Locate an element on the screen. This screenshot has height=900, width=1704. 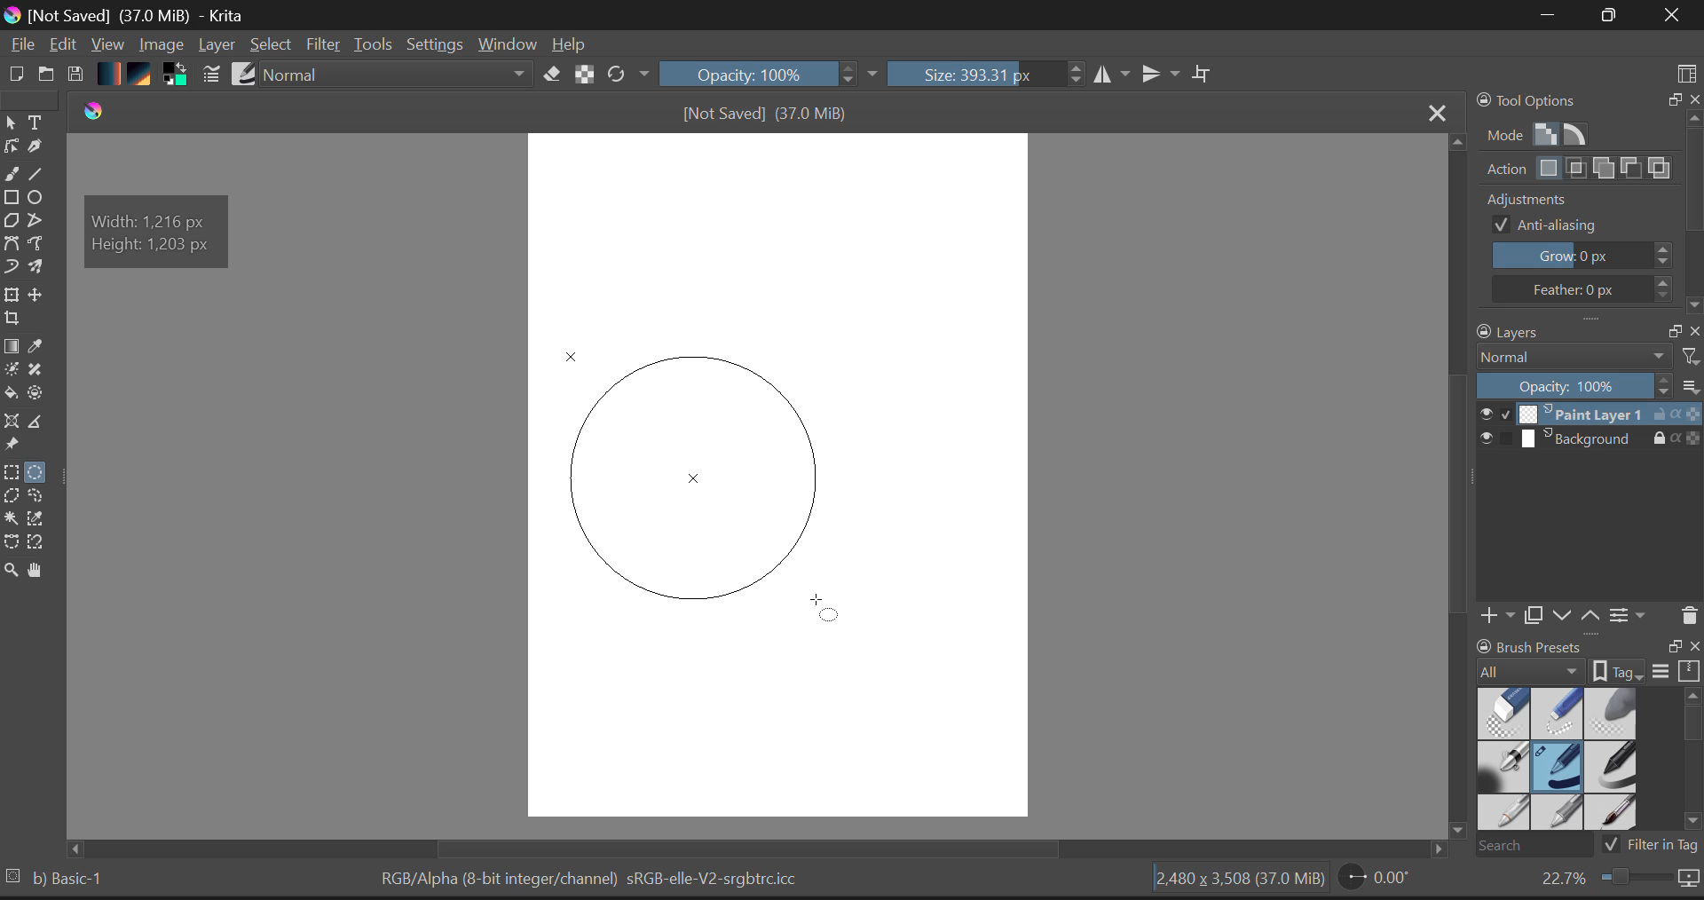
Freehand Path Tool is located at coordinates (41, 244).